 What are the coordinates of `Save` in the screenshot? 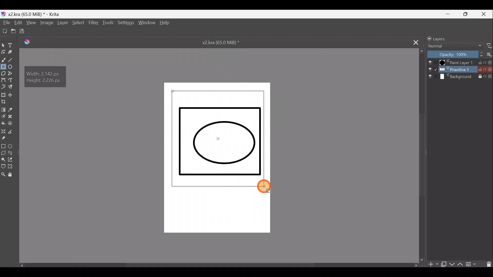 It's located at (24, 31).